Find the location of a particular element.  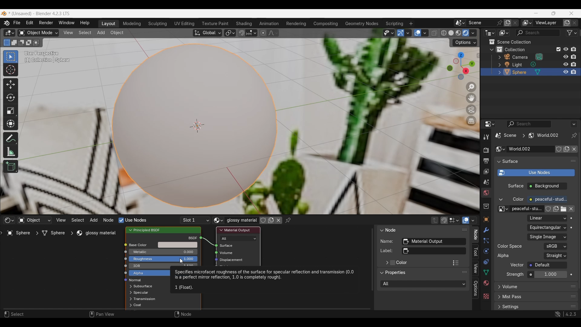

peaceful-stu.. is located at coordinates (527, 209).